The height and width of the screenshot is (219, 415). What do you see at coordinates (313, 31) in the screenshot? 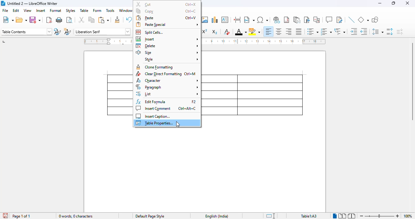
I see `toggle unordered list` at bounding box center [313, 31].